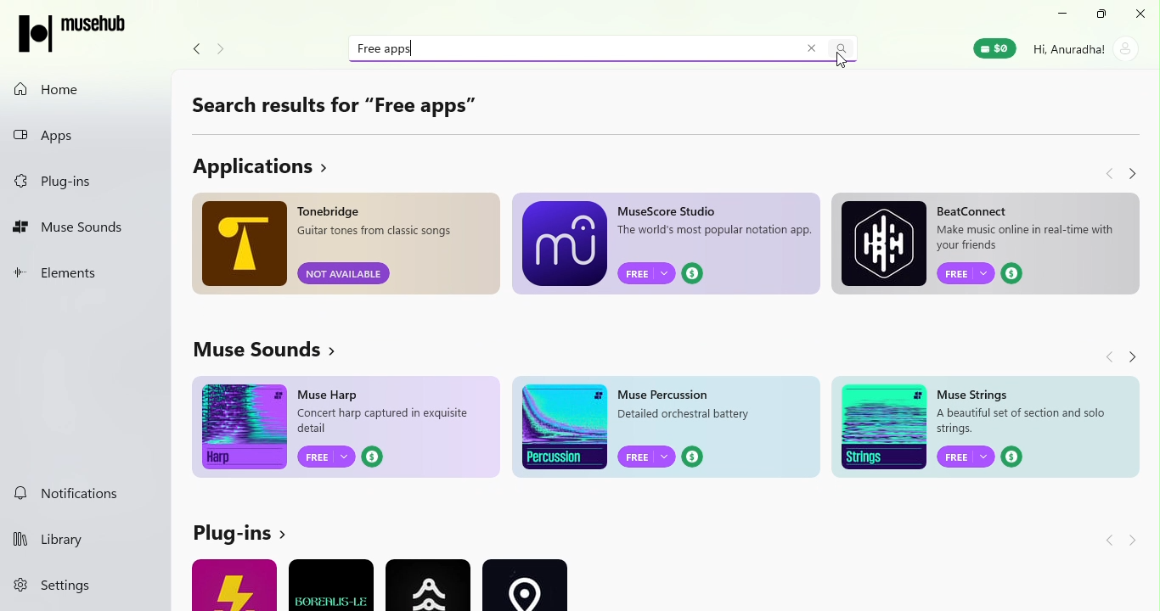 The height and width of the screenshot is (611, 1160). Describe the element at coordinates (230, 584) in the screenshot. I see `Ad` at that location.